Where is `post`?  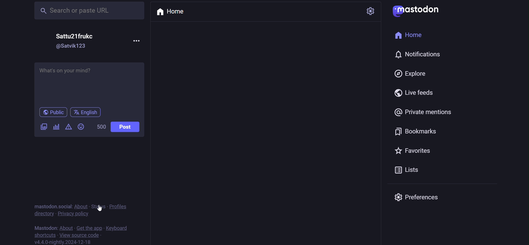
post is located at coordinates (126, 126).